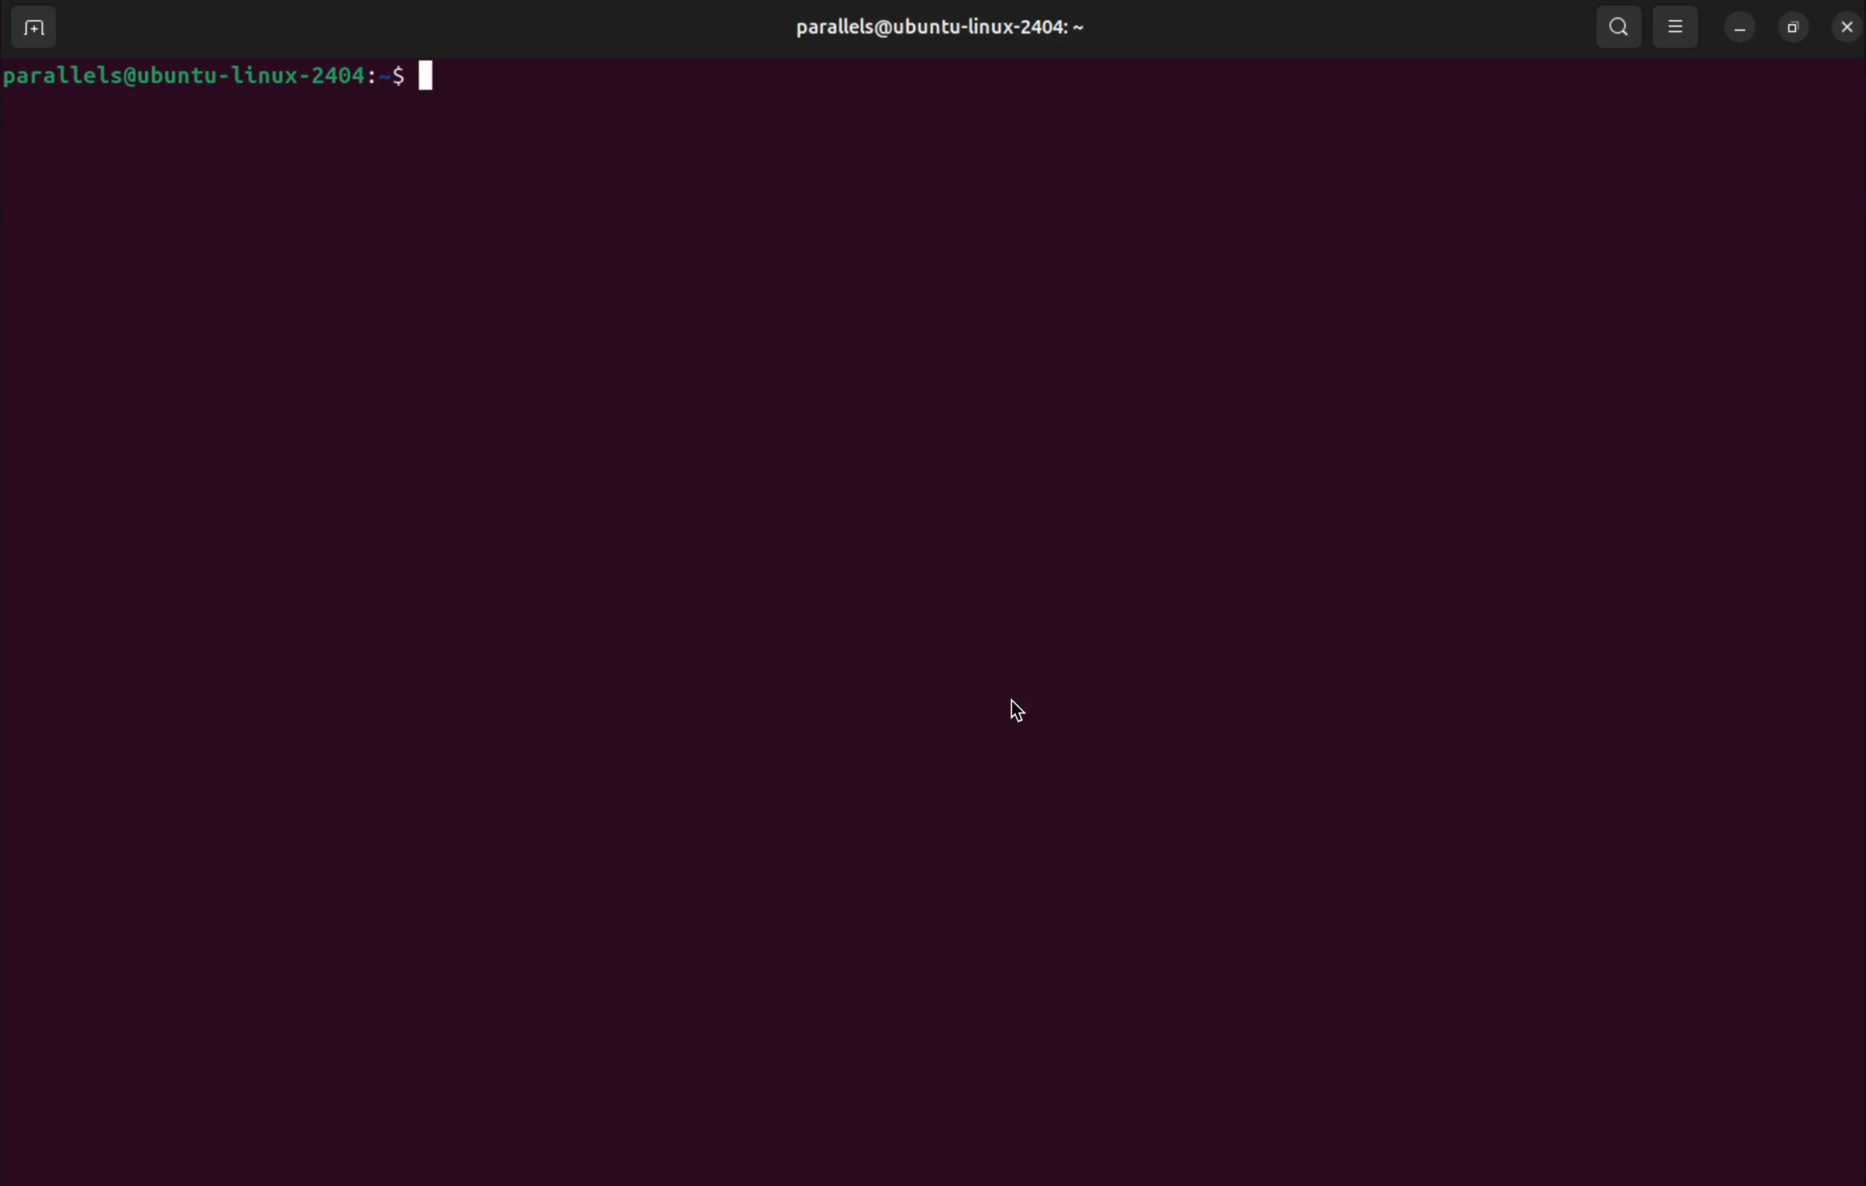 This screenshot has width=1866, height=1186. Describe the element at coordinates (1741, 29) in the screenshot. I see `minimize` at that location.